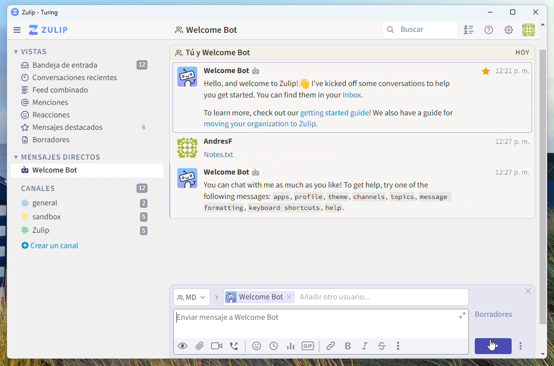  Describe the element at coordinates (48, 30) in the screenshot. I see `Zulip logo` at that location.